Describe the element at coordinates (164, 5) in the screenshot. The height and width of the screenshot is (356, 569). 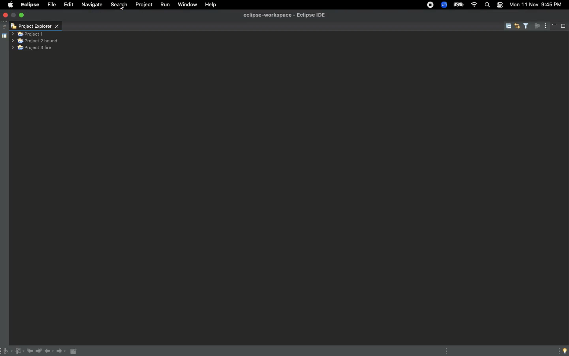
I see `Run` at that location.